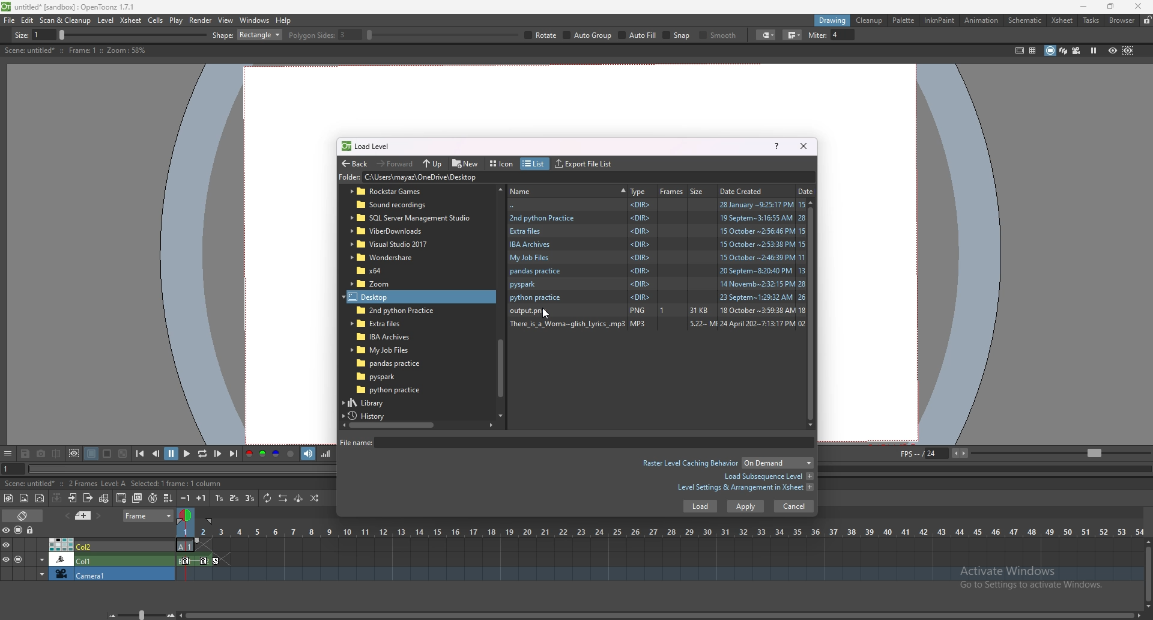 This screenshot has height=620, width=1153. I want to click on thickness, so click(124, 35).